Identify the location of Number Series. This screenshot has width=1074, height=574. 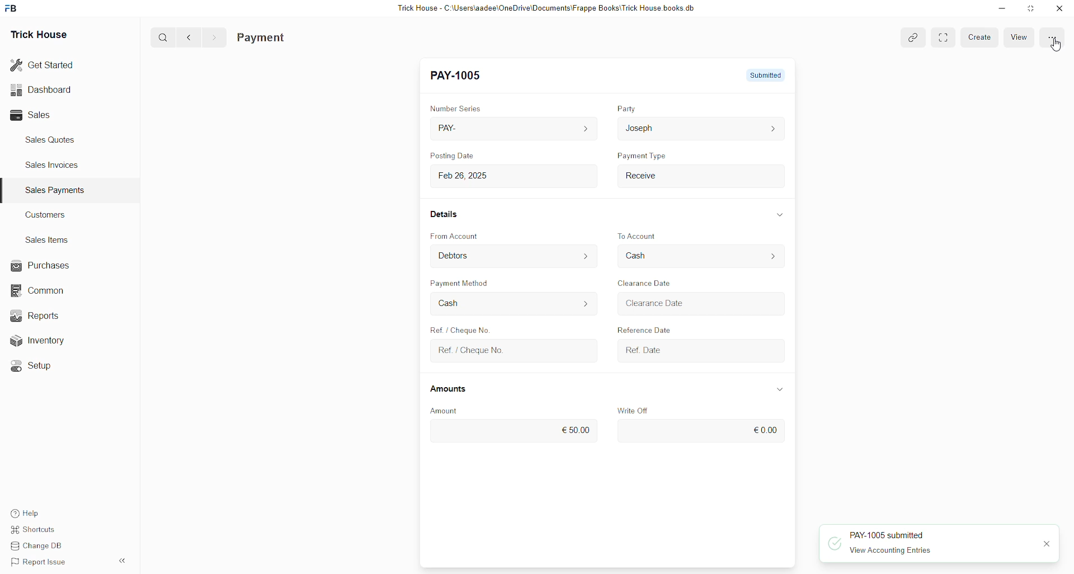
(456, 108).